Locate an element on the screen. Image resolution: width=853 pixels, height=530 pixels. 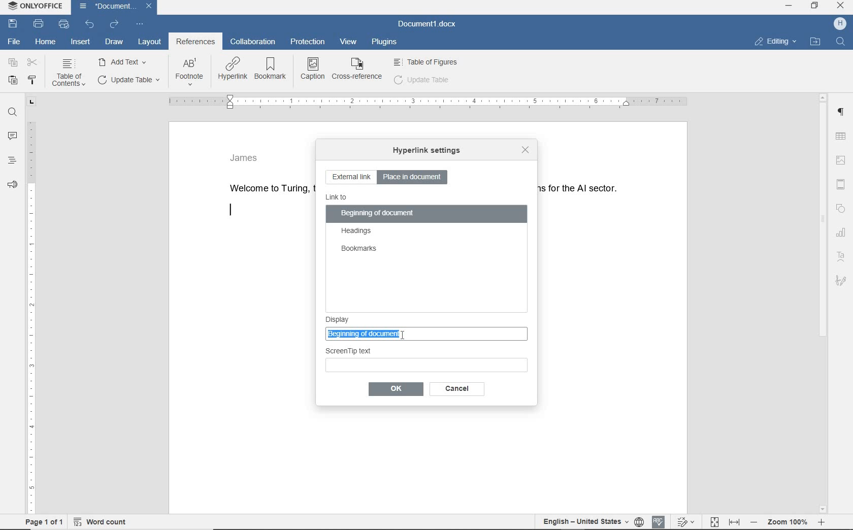
document name is located at coordinates (427, 24).